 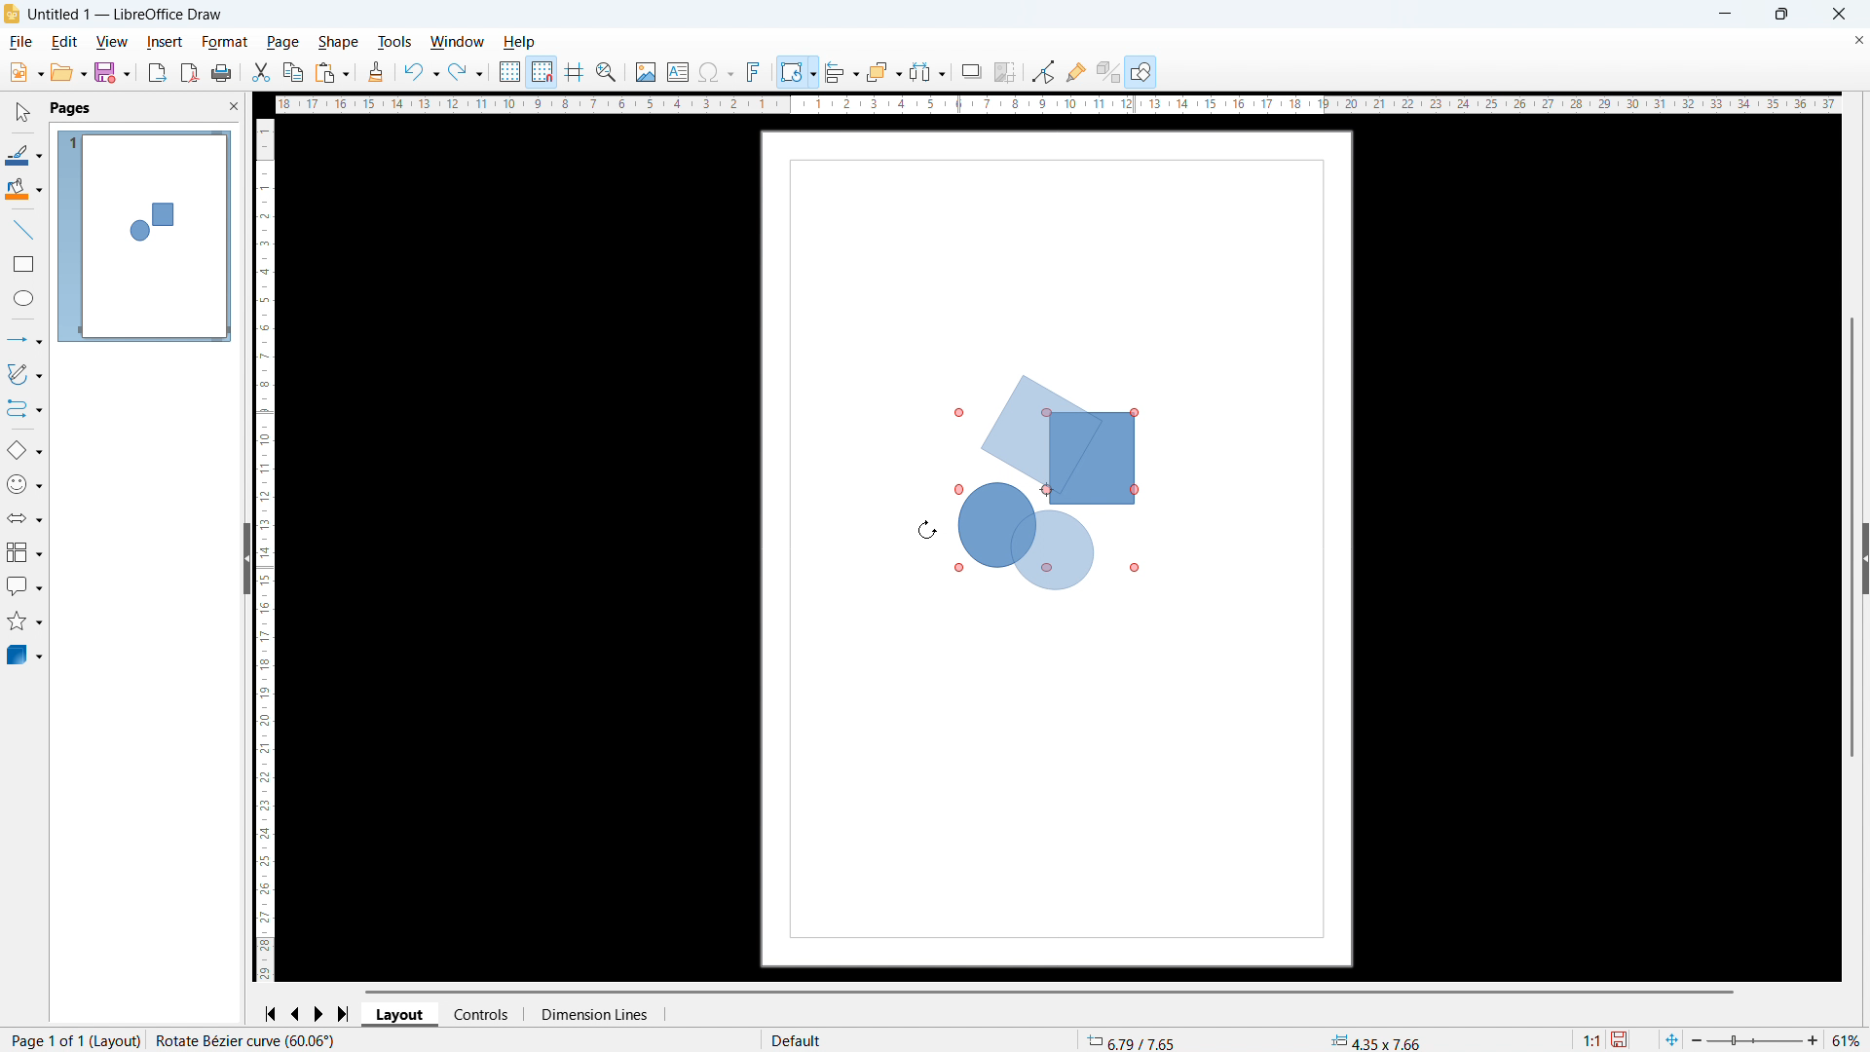 What do you see at coordinates (1724, 15) in the screenshot?
I see `minimise ` at bounding box center [1724, 15].